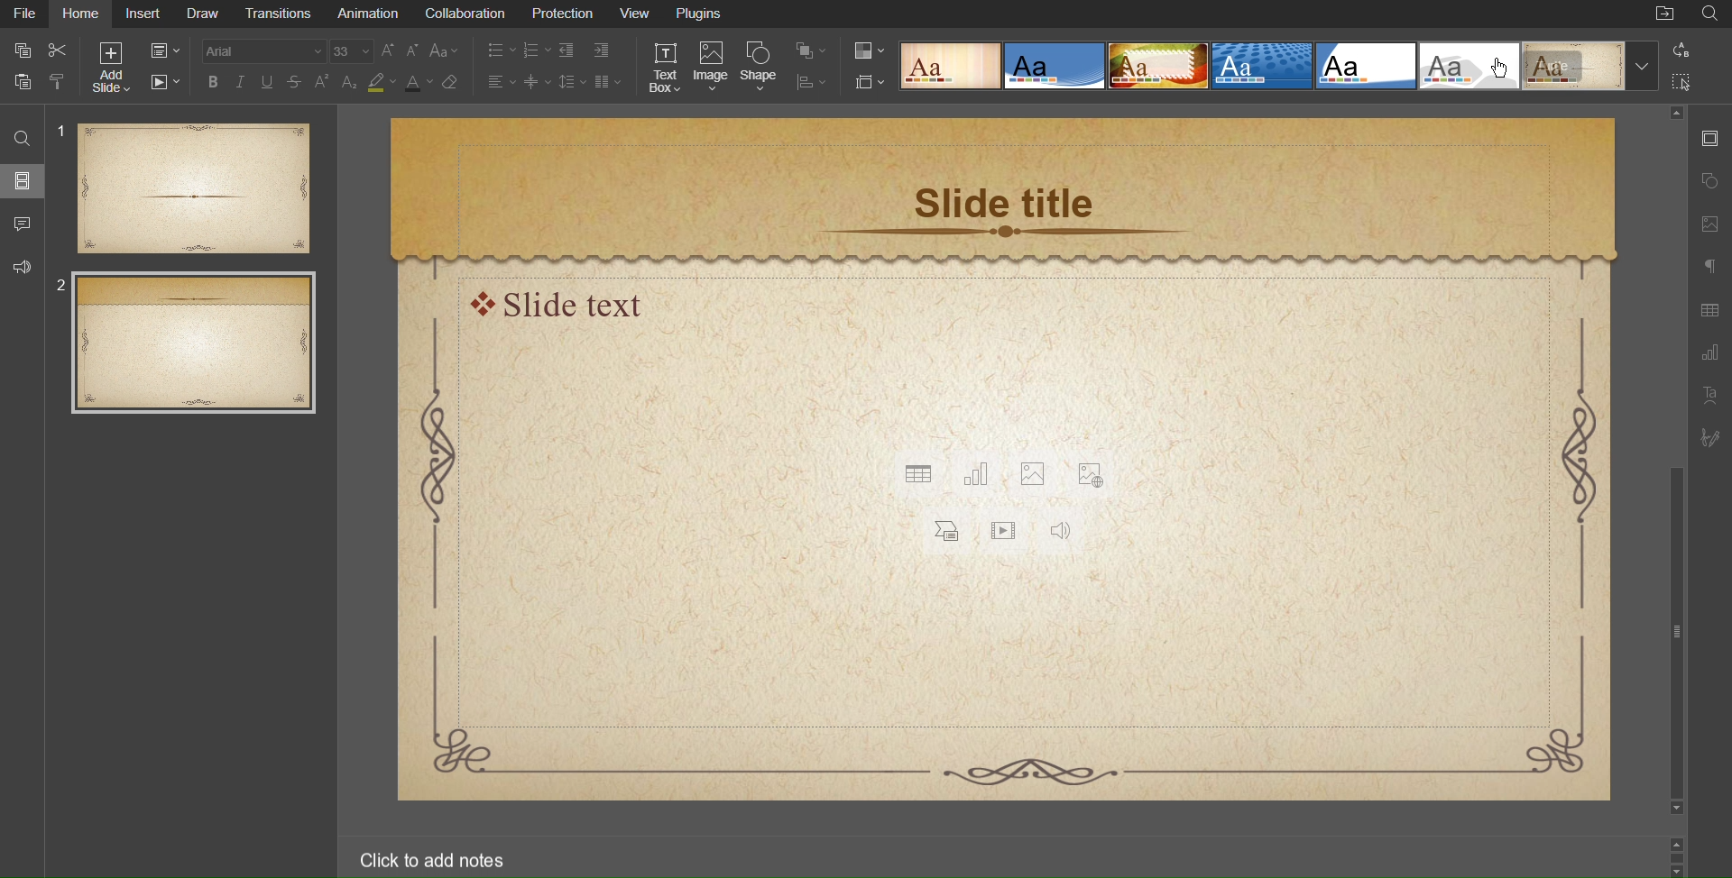 This screenshot has height=878, width=1732. What do you see at coordinates (1709, 353) in the screenshot?
I see `Graph` at bounding box center [1709, 353].